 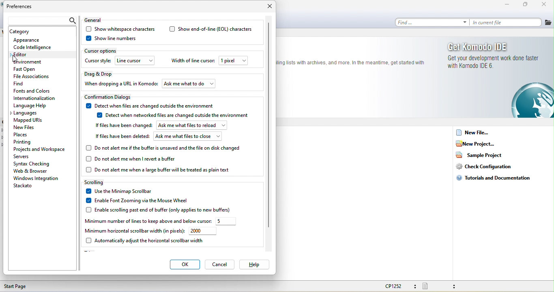 I want to click on do not alert me when a large buffer will be treated as plain text, so click(x=159, y=170).